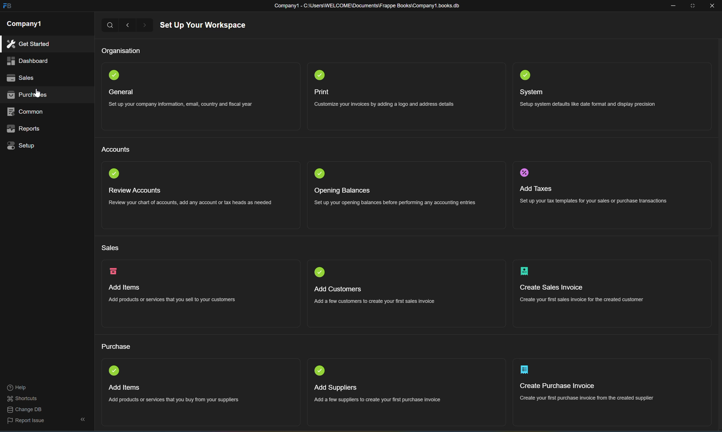 This screenshot has width=722, height=432. Describe the element at coordinates (694, 6) in the screenshot. I see `restore down` at that location.